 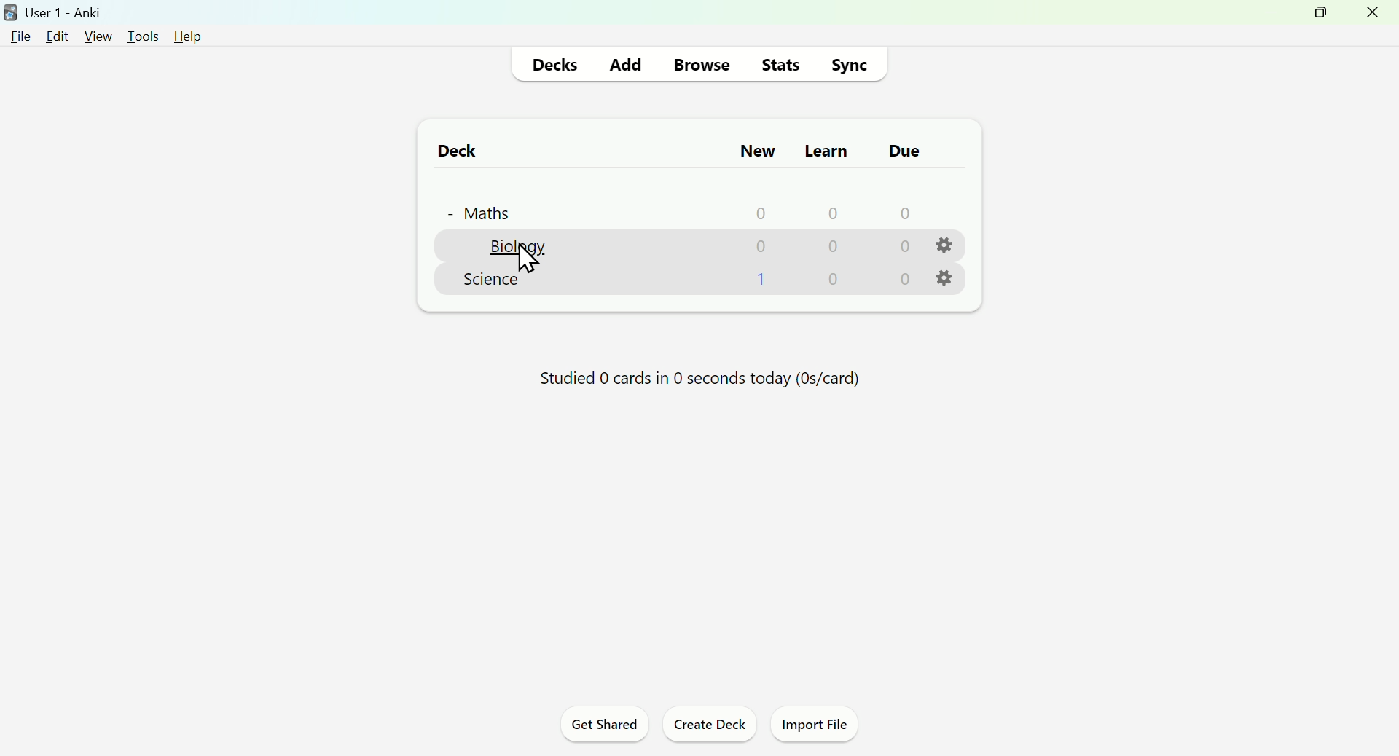 What do you see at coordinates (706, 726) in the screenshot?
I see `Create Deck` at bounding box center [706, 726].